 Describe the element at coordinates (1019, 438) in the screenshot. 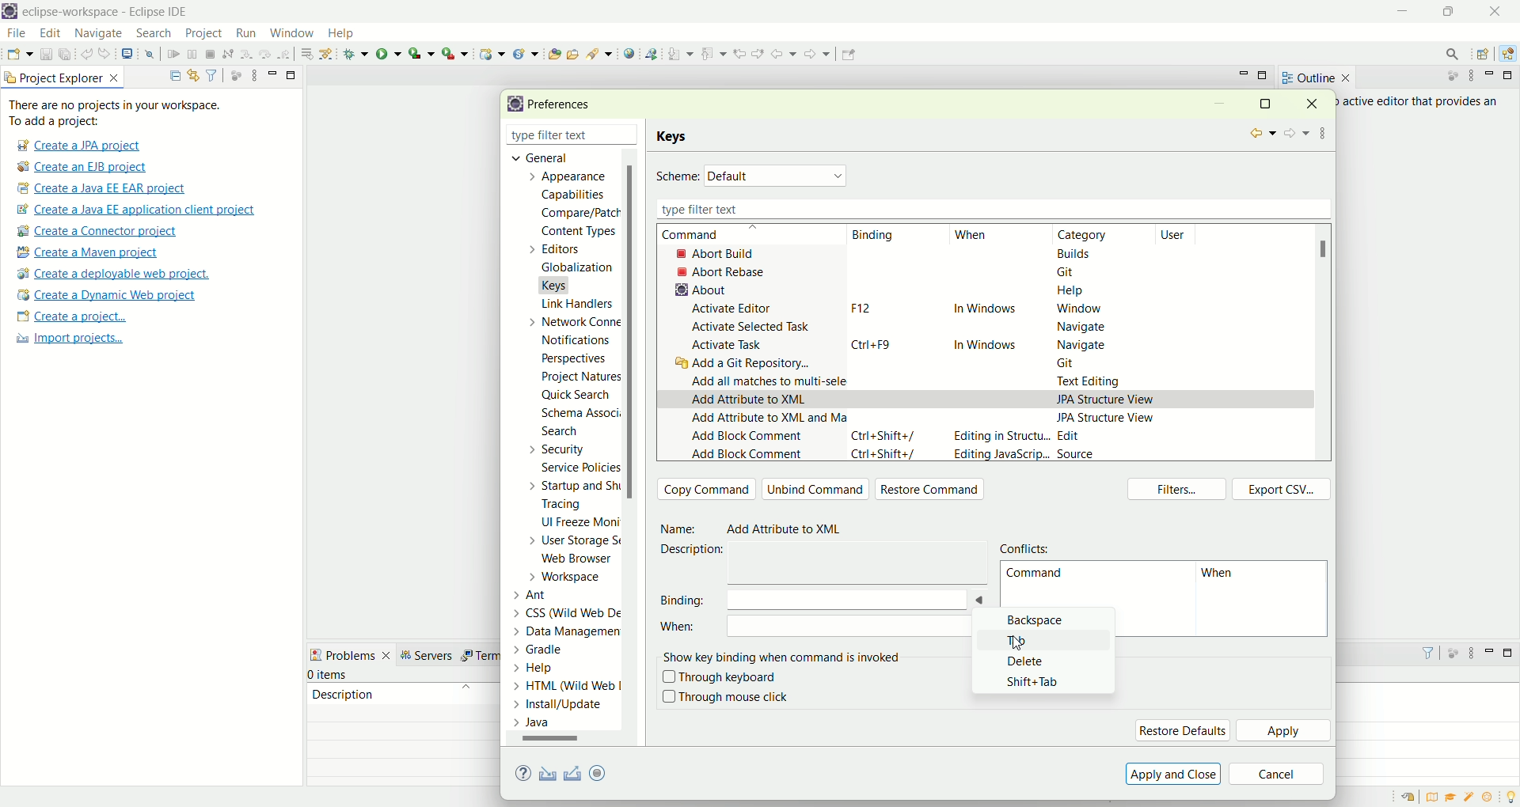

I see `editing in structure...Edit` at that location.